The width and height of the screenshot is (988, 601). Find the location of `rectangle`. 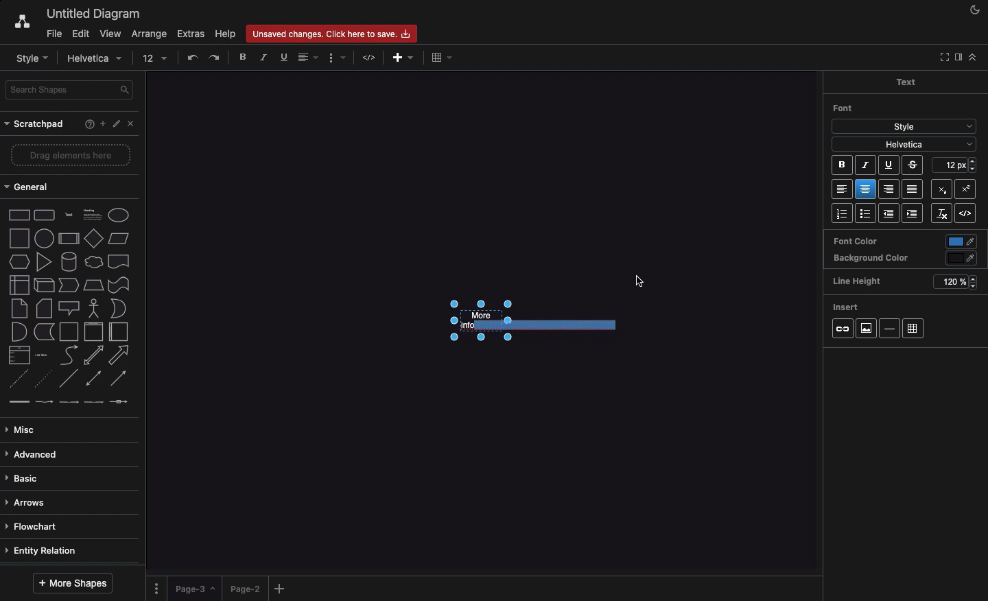

rectangle is located at coordinates (20, 215).